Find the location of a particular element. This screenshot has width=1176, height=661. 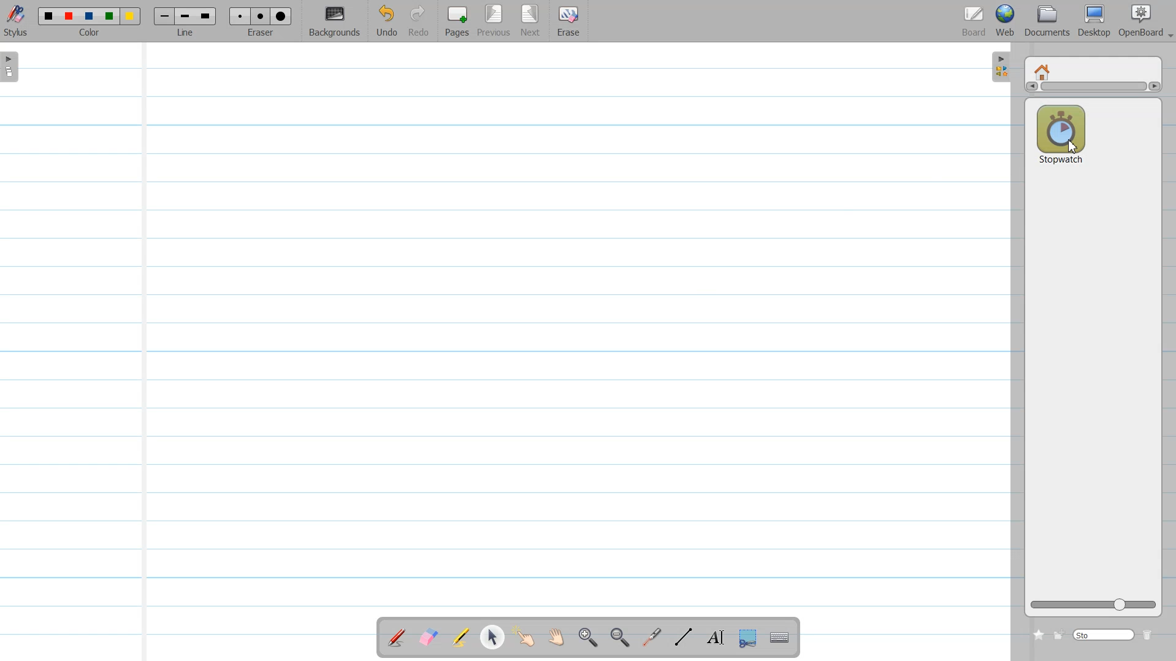

Stop watch is located at coordinates (1061, 133).